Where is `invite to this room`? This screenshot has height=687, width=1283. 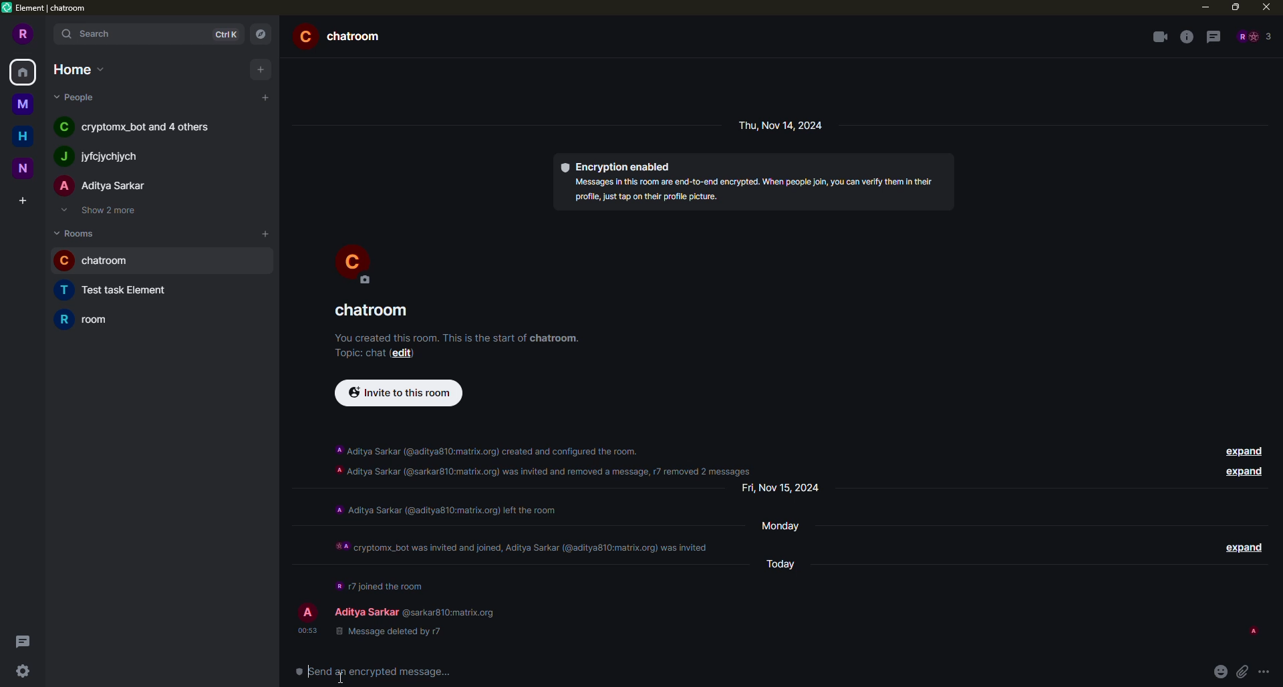 invite to this room is located at coordinates (402, 392).